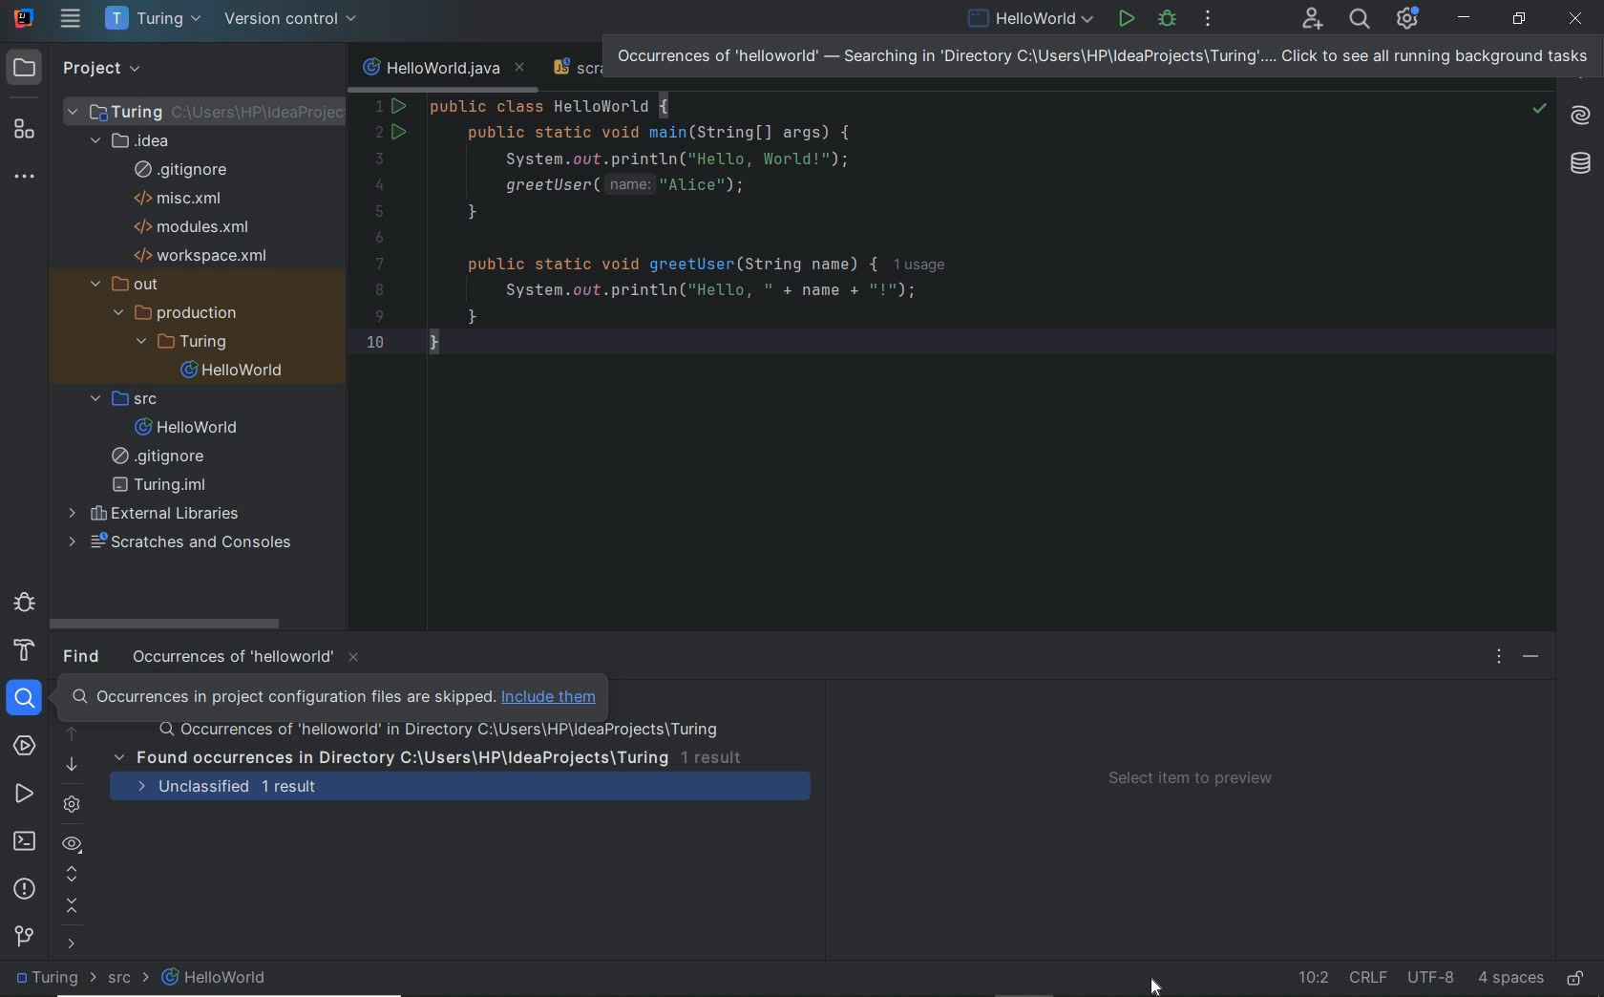 The height and width of the screenshot is (997, 1604). What do you see at coordinates (28, 654) in the screenshot?
I see `build` at bounding box center [28, 654].